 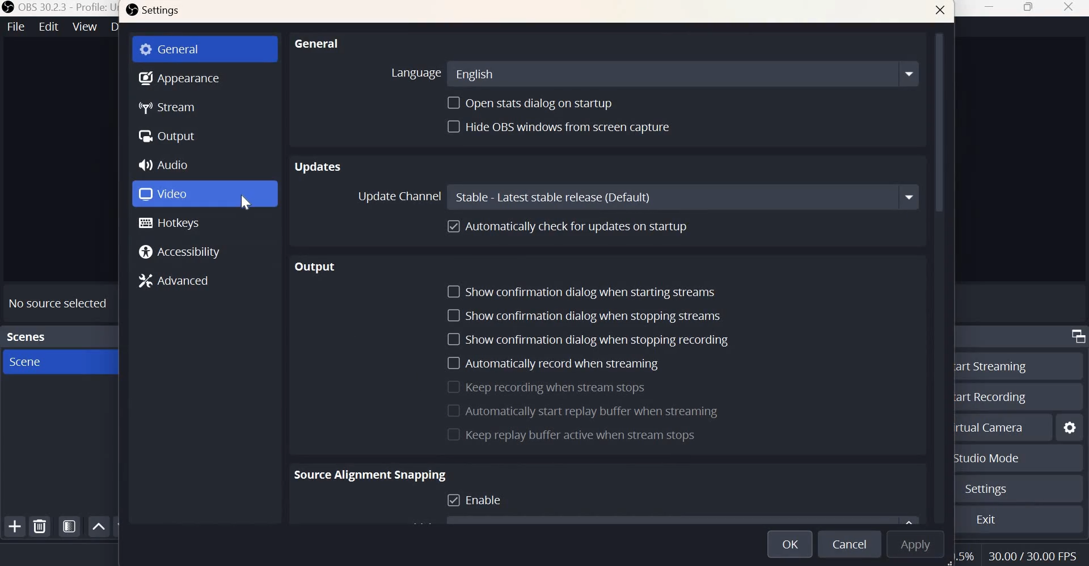 What do you see at coordinates (205, 48) in the screenshot?
I see `General` at bounding box center [205, 48].